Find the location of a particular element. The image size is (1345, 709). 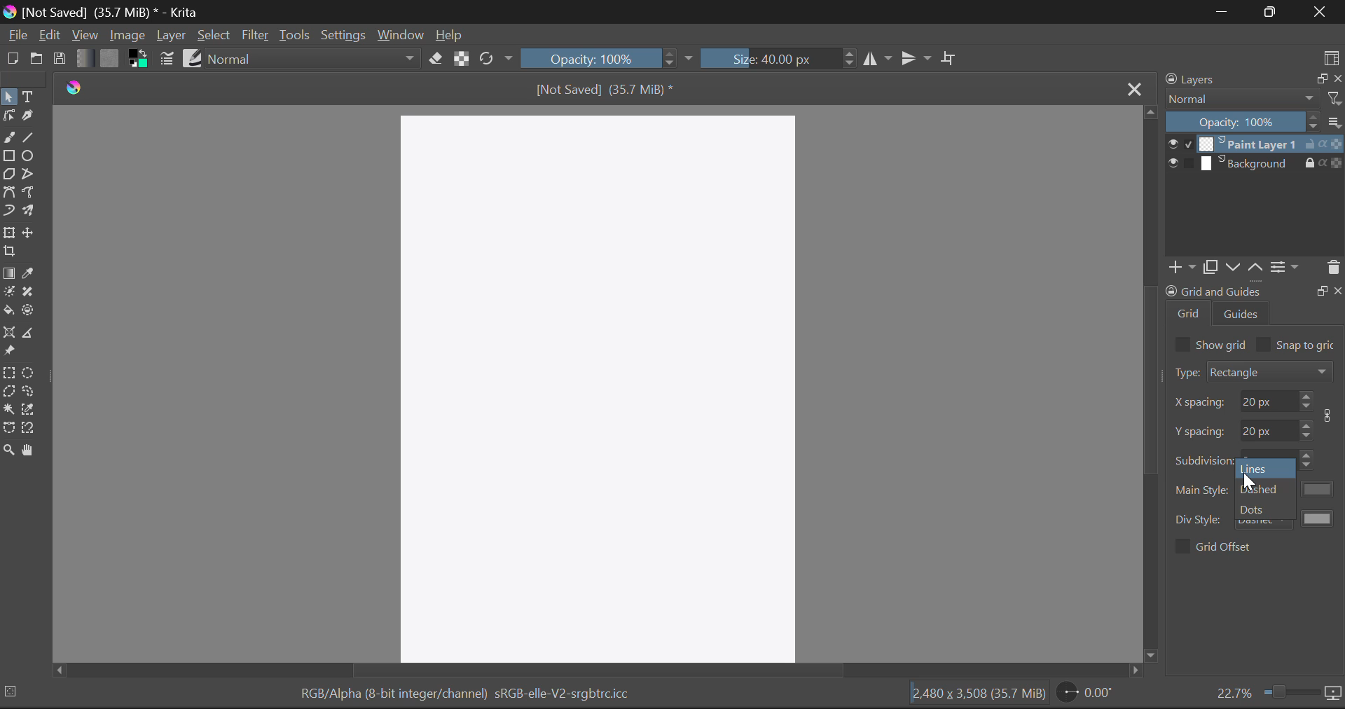

actions is located at coordinates (1323, 162).